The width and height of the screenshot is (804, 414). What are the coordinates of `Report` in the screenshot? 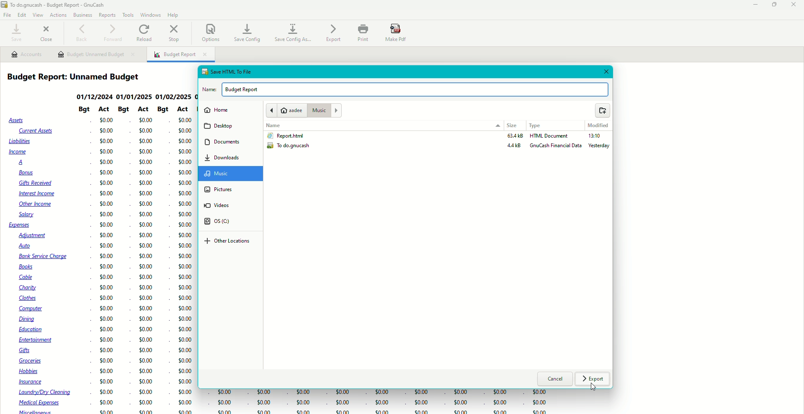 It's located at (285, 135).